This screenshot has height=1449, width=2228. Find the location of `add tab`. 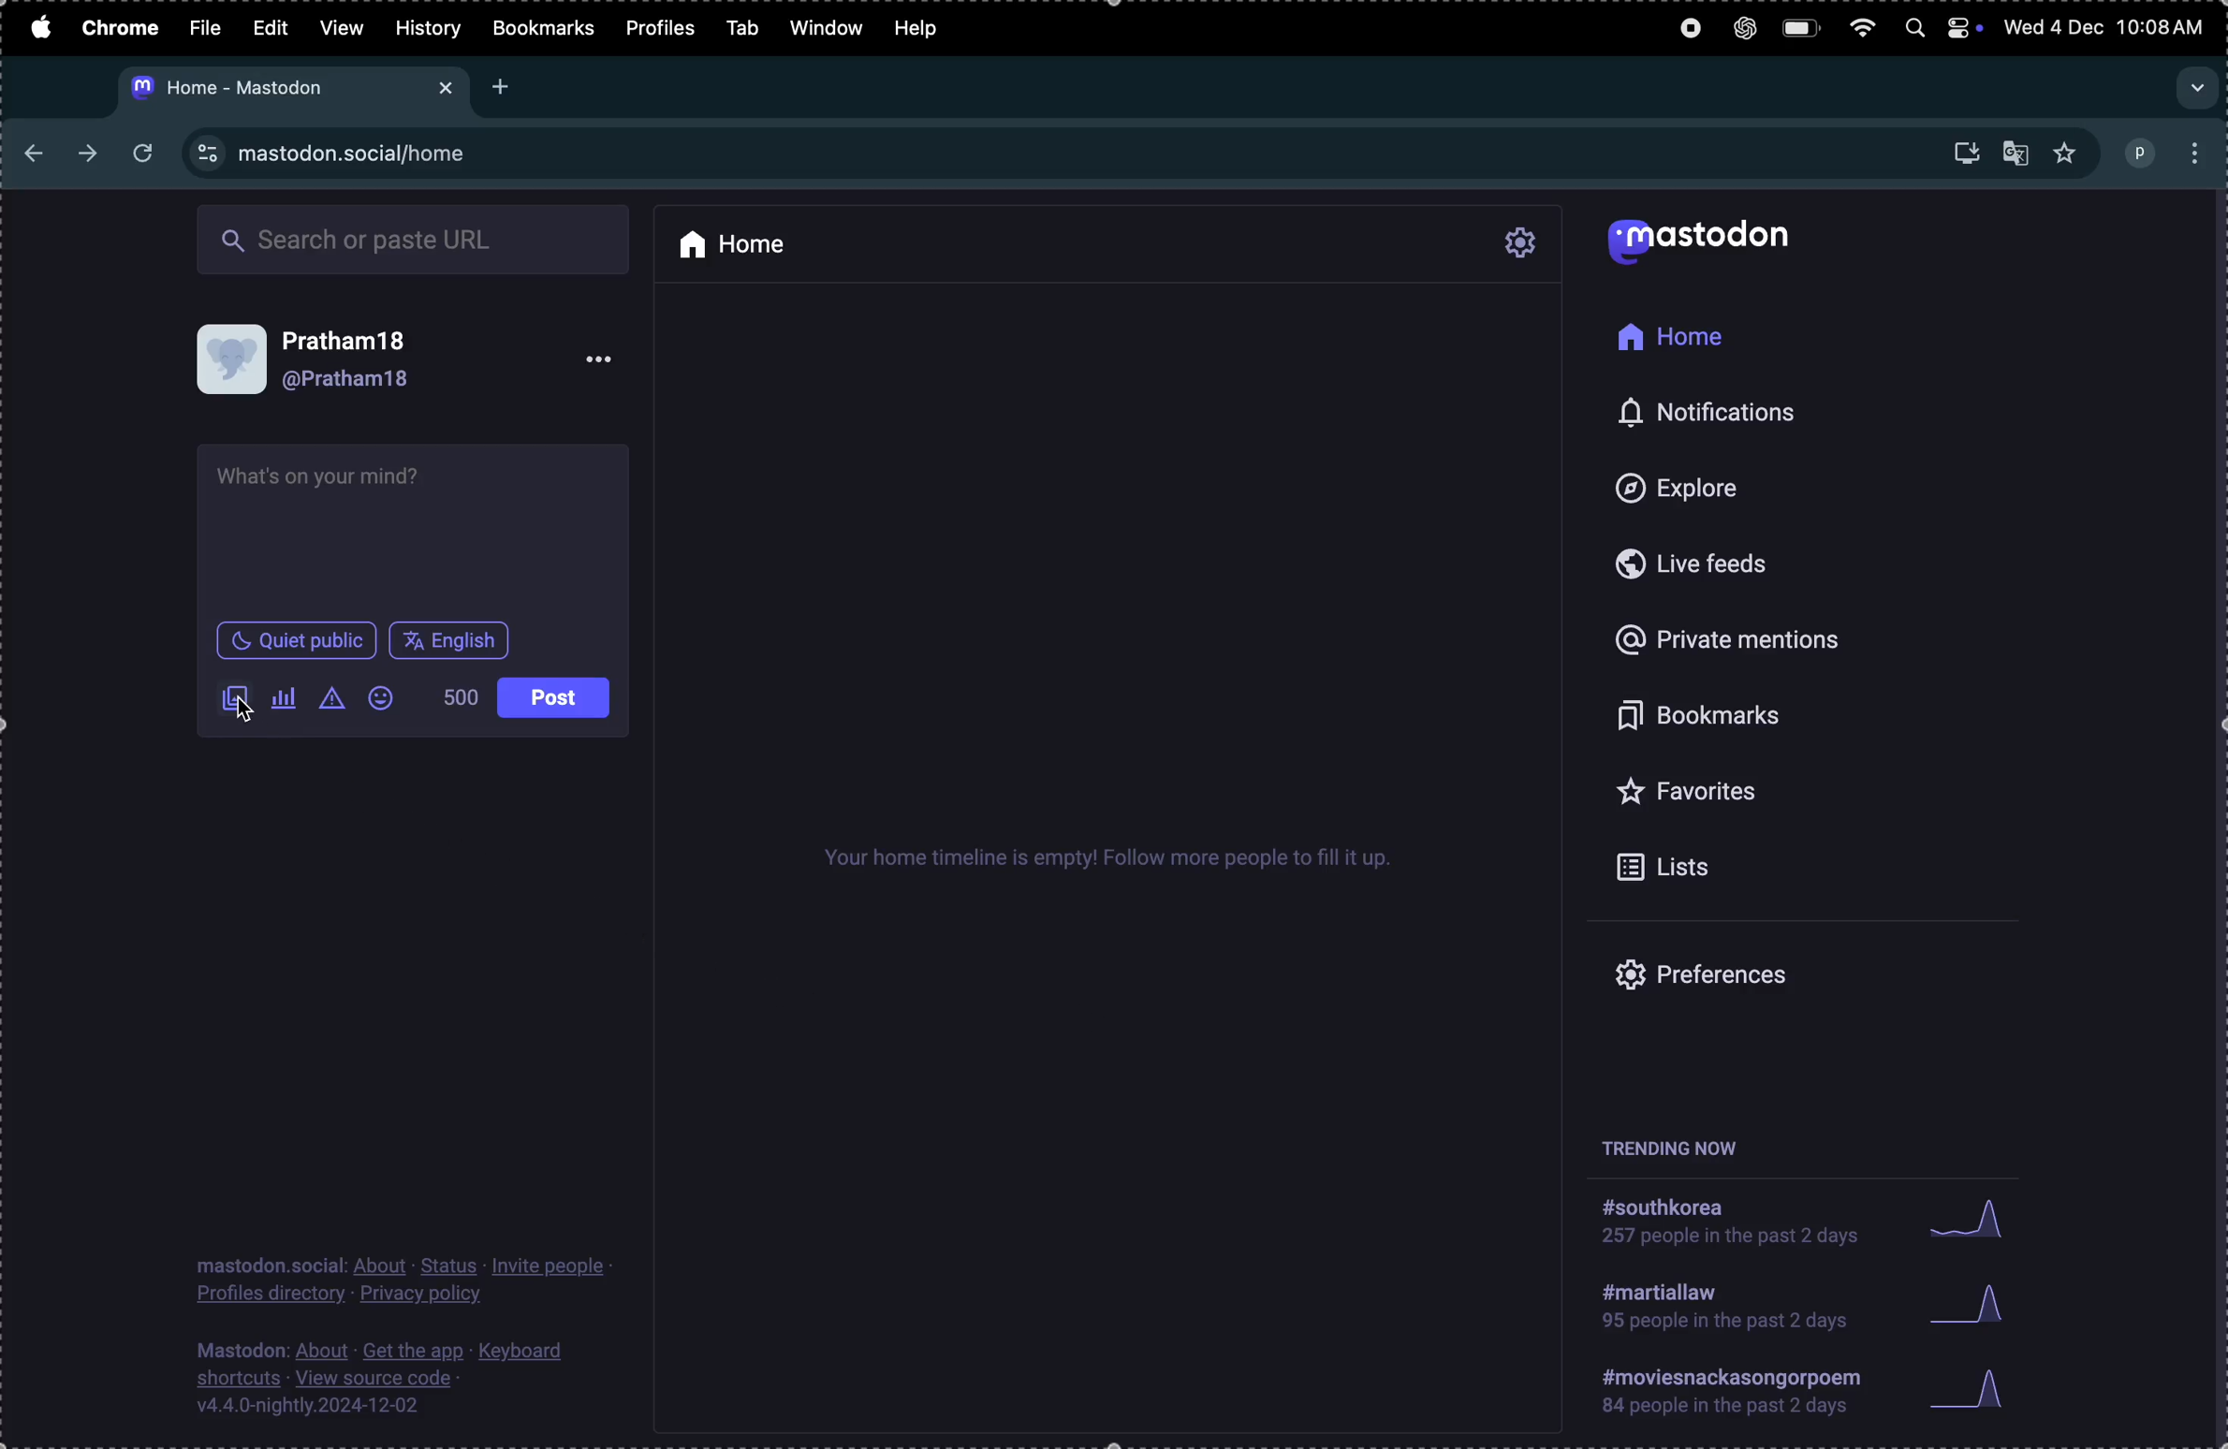

add tab is located at coordinates (502, 86).